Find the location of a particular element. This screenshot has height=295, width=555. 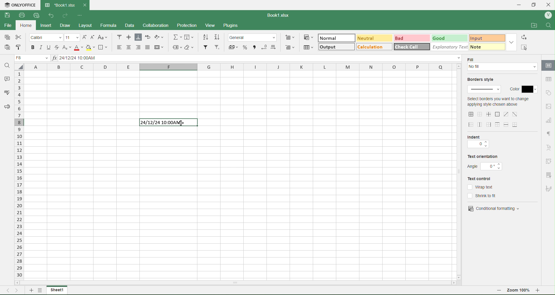

Comments is located at coordinates (6, 78).